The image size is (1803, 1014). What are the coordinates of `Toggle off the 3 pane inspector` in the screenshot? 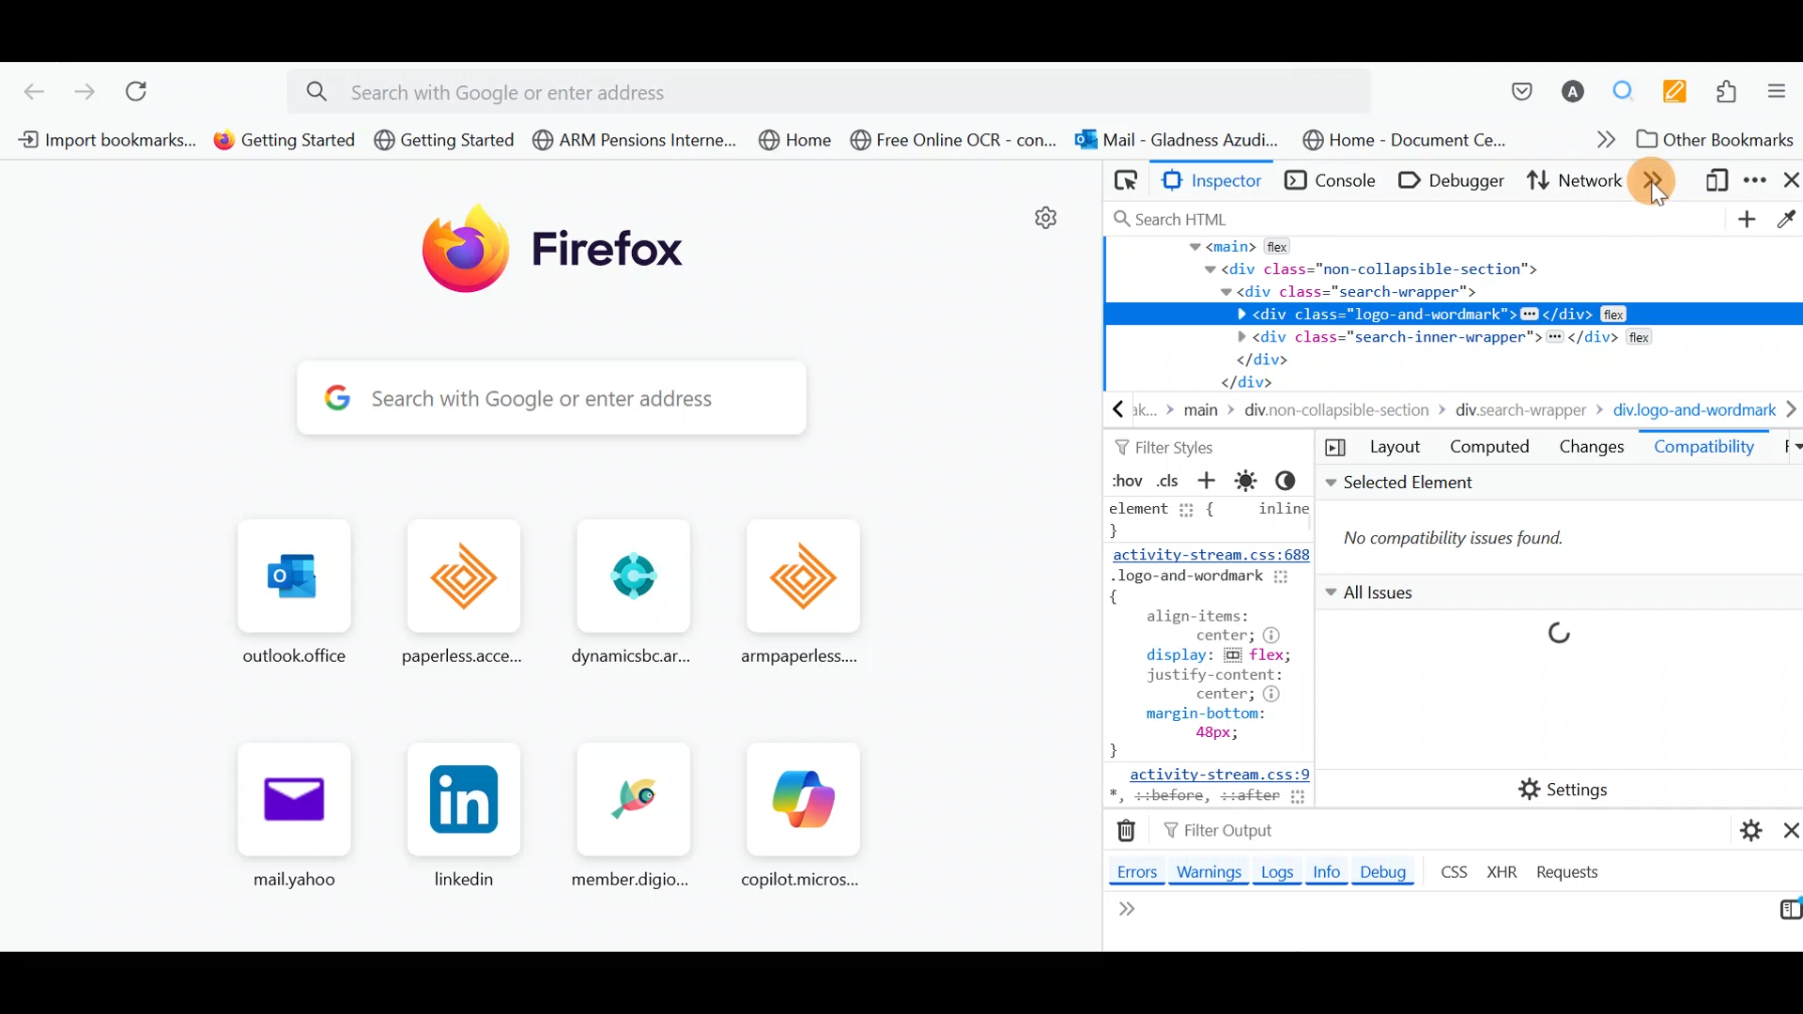 It's located at (1331, 449).